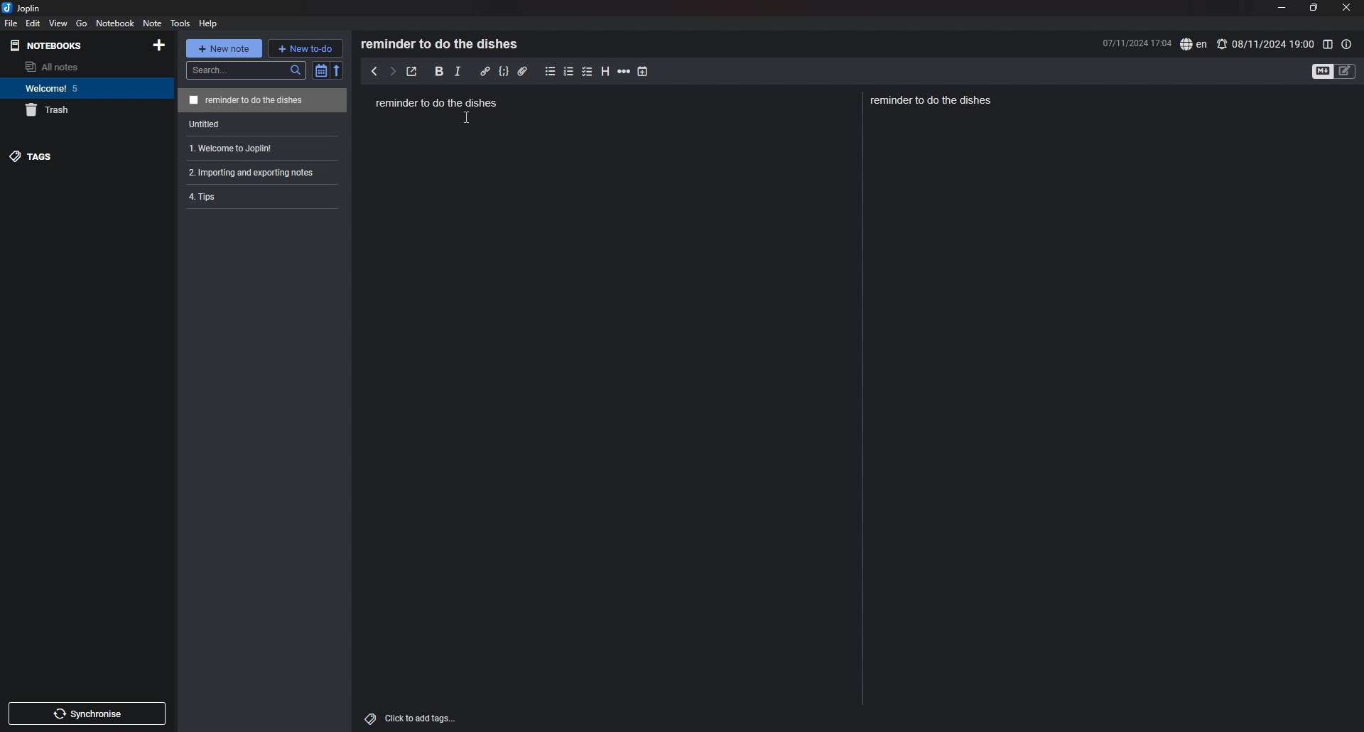  I want to click on horizontal rule, so click(625, 71).